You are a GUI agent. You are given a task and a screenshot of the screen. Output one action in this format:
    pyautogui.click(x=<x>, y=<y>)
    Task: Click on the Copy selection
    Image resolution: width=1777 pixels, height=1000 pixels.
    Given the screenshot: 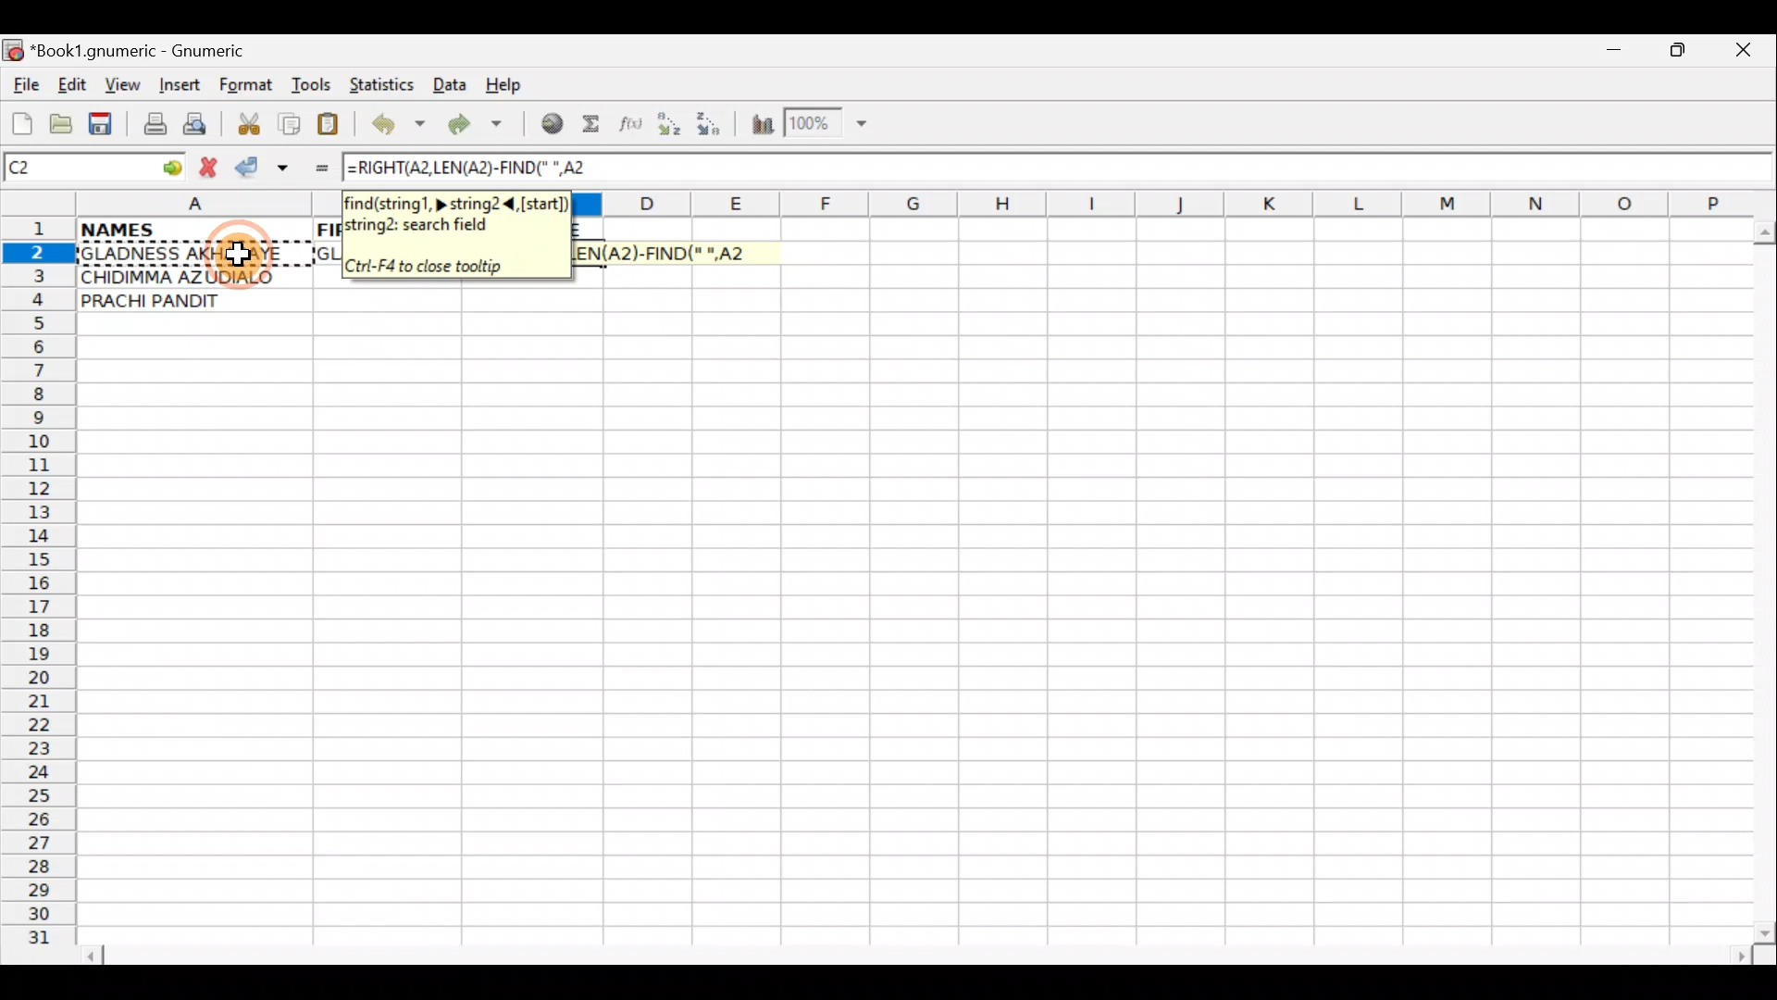 What is the action you would take?
    pyautogui.click(x=291, y=123)
    